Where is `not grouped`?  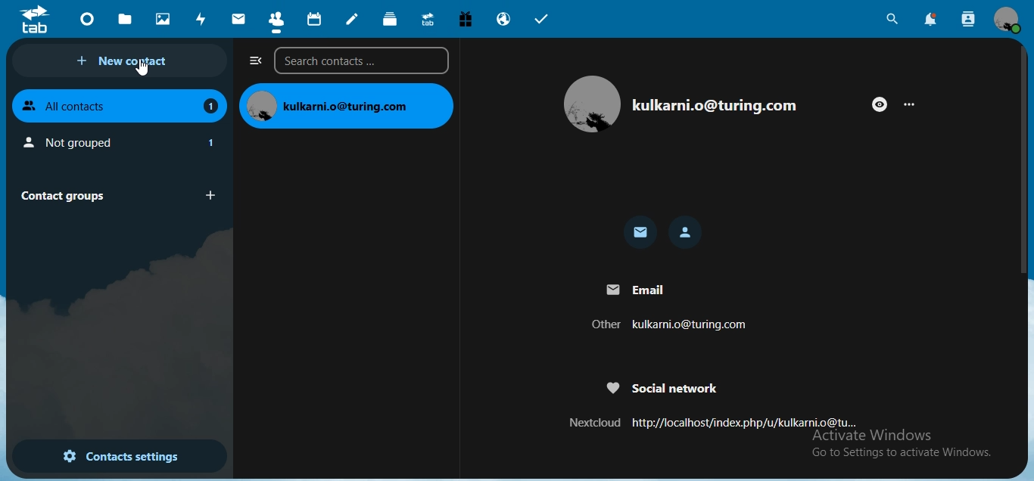
not grouped is located at coordinates (122, 142).